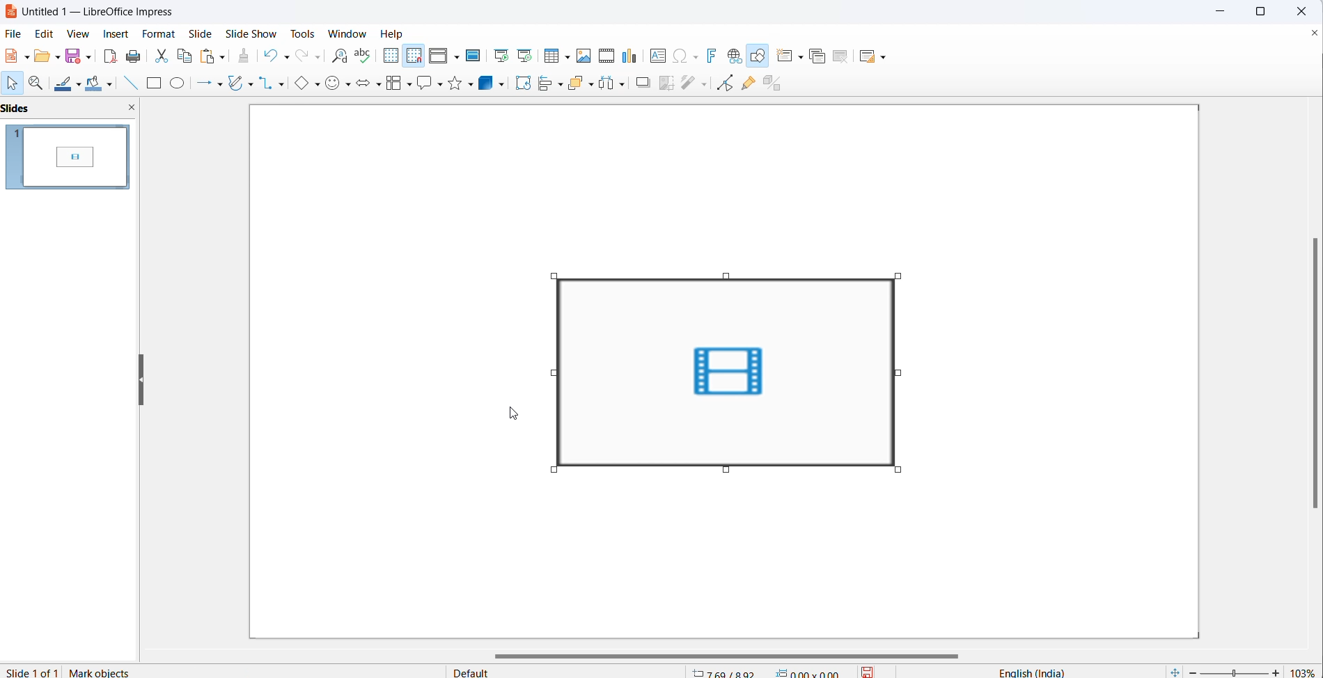  I want to click on start from current slide, so click(526, 55).